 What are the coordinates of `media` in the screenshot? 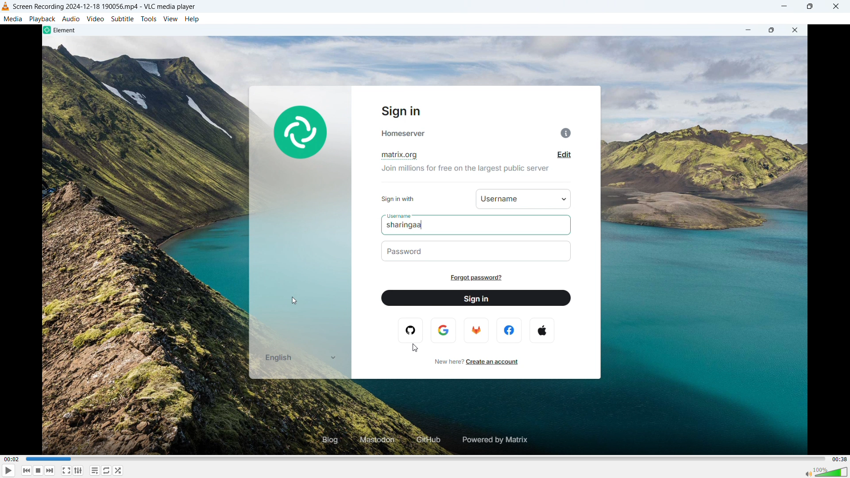 It's located at (13, 19).